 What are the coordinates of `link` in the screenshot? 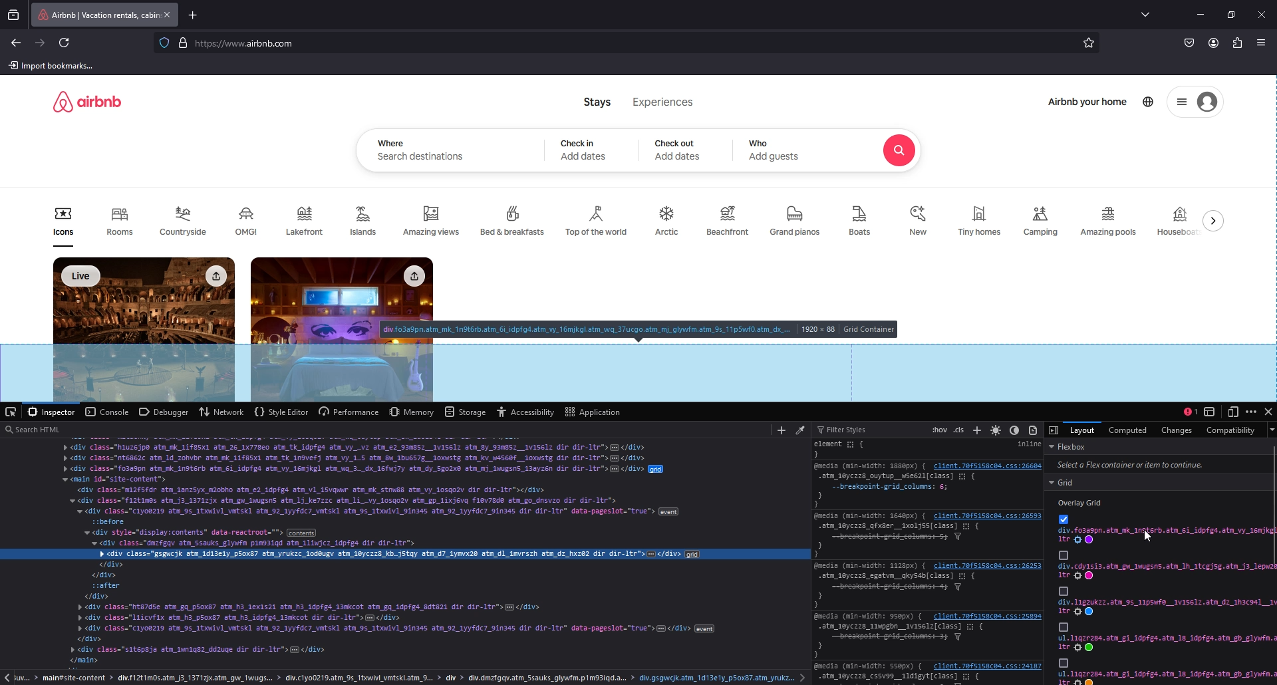 It's located at (987, 465).